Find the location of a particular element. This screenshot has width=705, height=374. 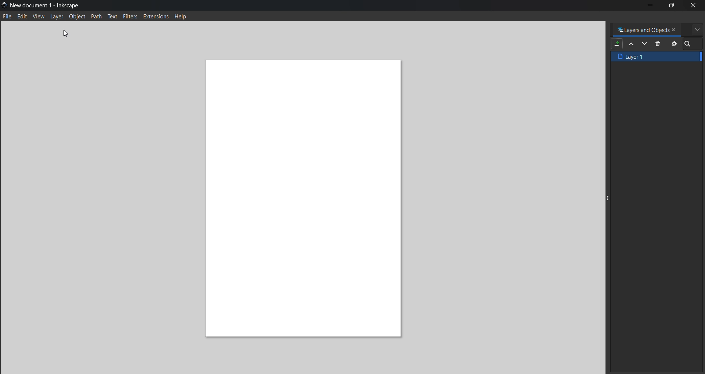

minimize is located at coordinates (650, 5).